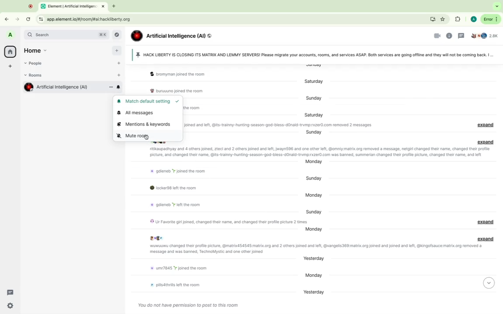 This screenshot has height=314, width=503. What do you see at coordinates (313, 276) in the screenshot?
I see `Day` at bounding box center [313, 276].